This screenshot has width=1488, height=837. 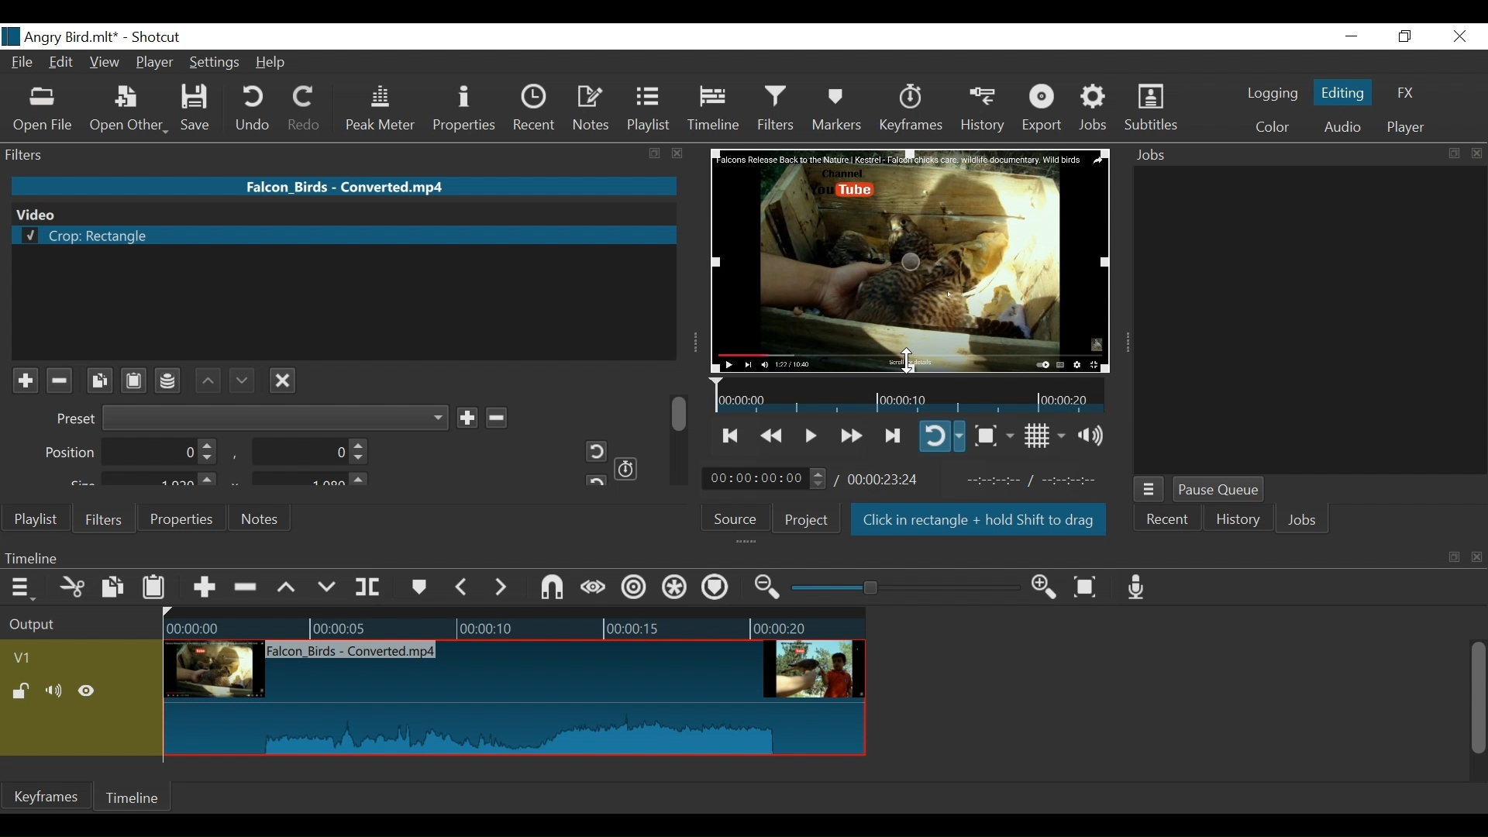 What do you see at coordinates (1273, 95) in the screenshot?
I see `logging` at bounding box center [1273, 95].